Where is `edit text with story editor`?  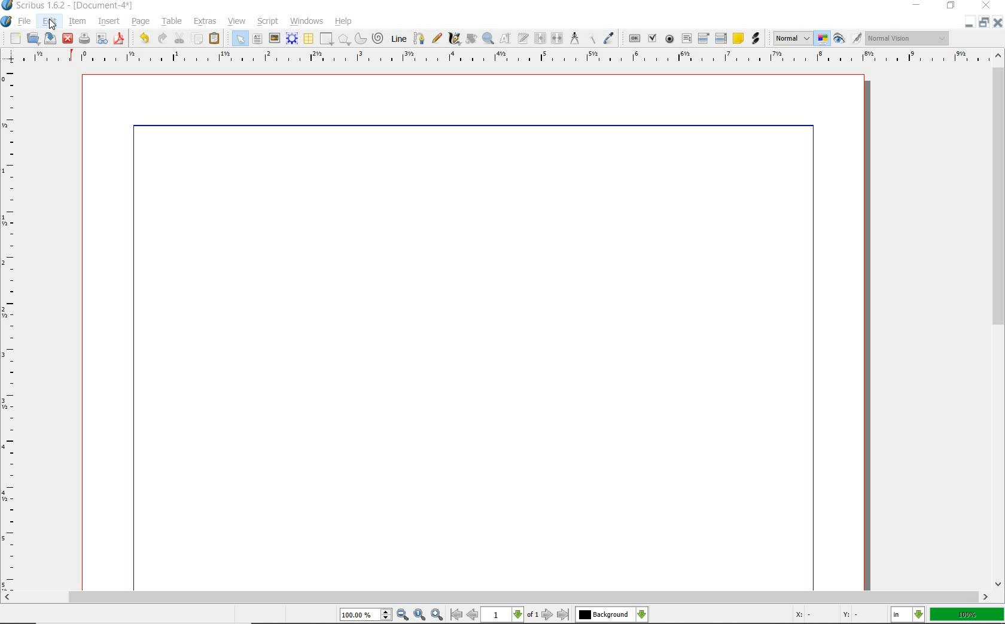 edit text with story editor is located at coordinates (524, 39).